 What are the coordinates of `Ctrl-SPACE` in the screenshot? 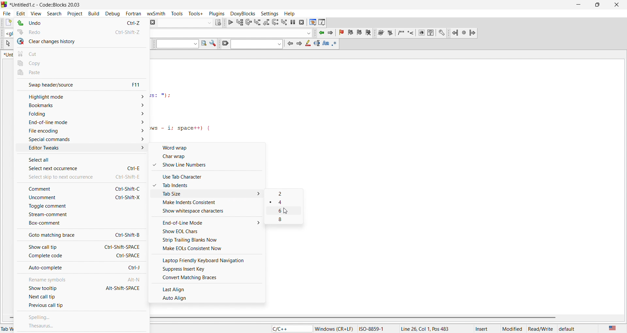 It's located at (130, 256).